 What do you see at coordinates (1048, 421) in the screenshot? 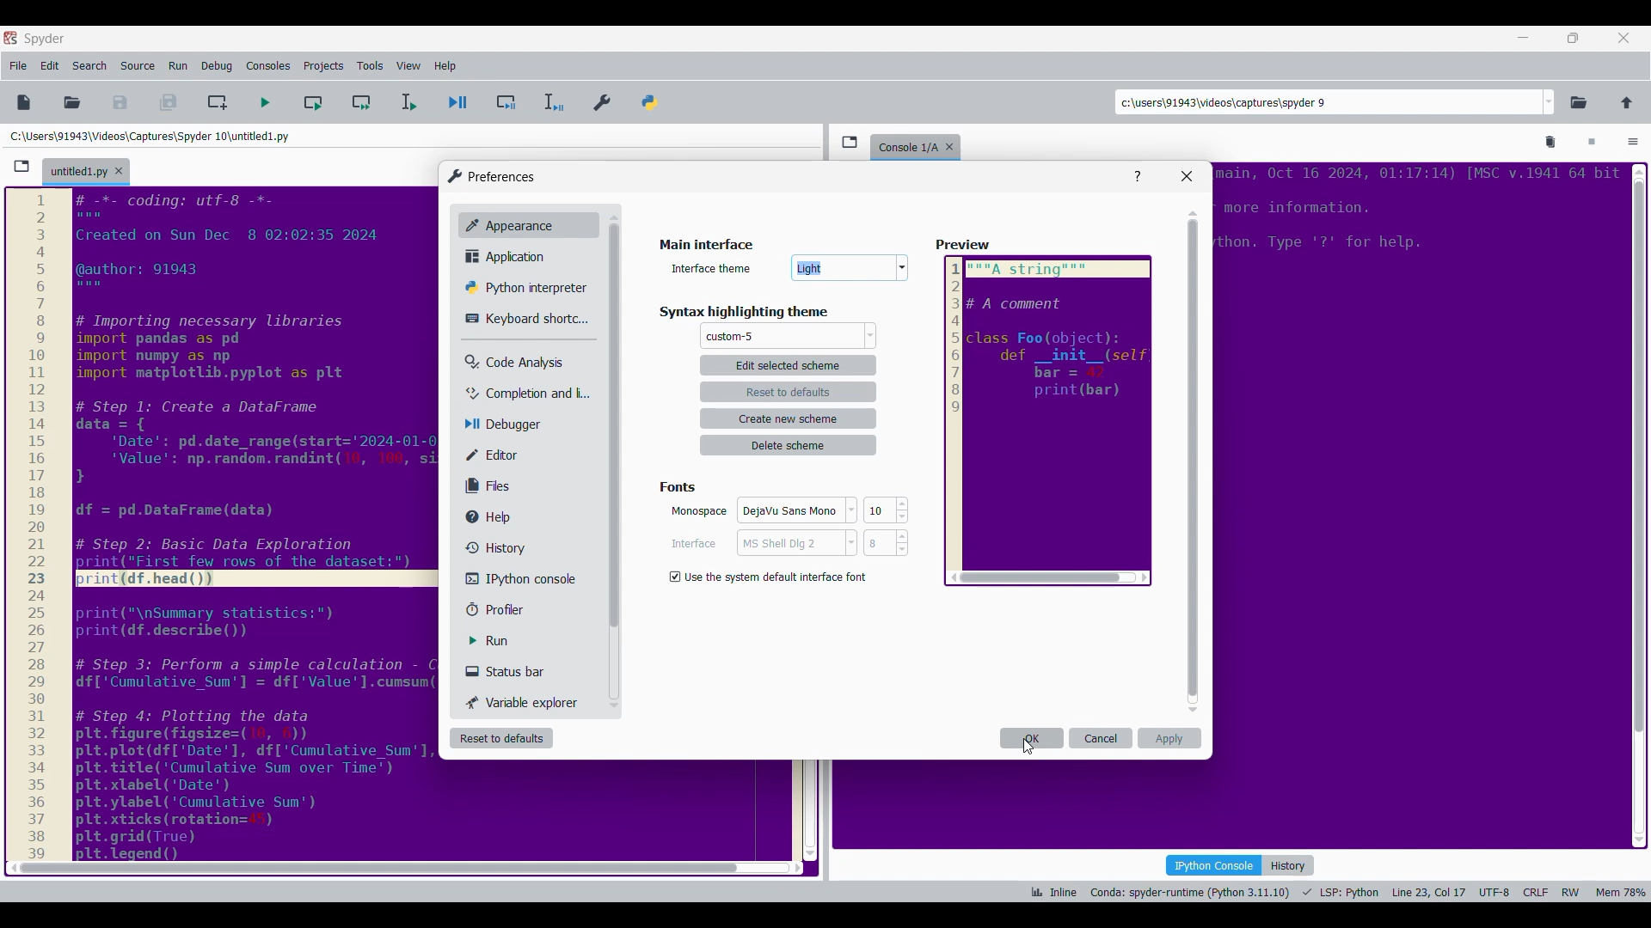
I see `Preview reflecting new custom theme` at bounding box center [1048, 421].